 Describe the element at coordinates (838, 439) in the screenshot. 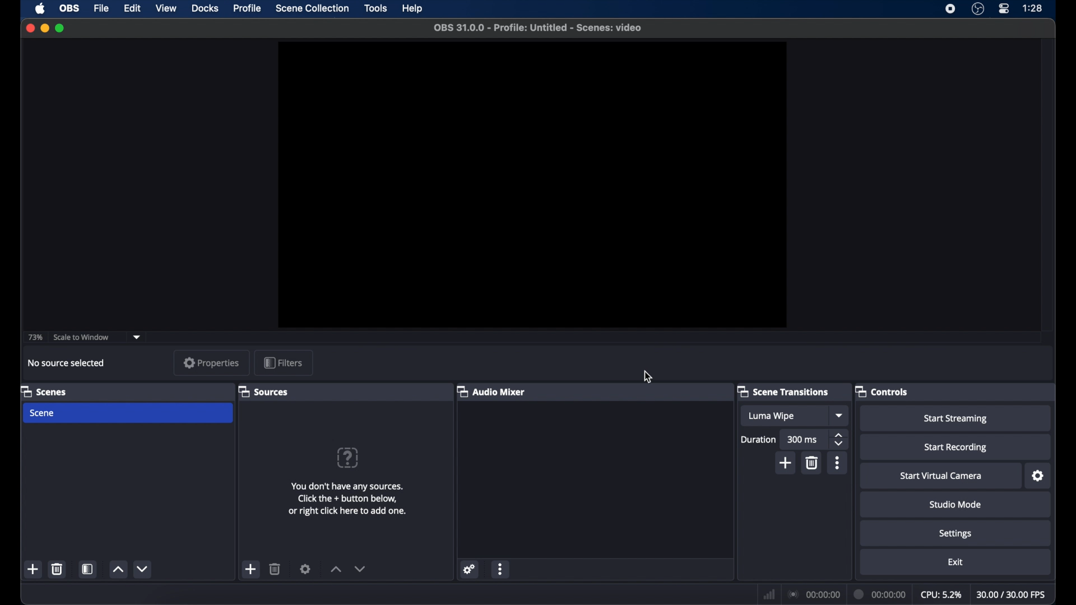

I see `stepper buttons` at that location.